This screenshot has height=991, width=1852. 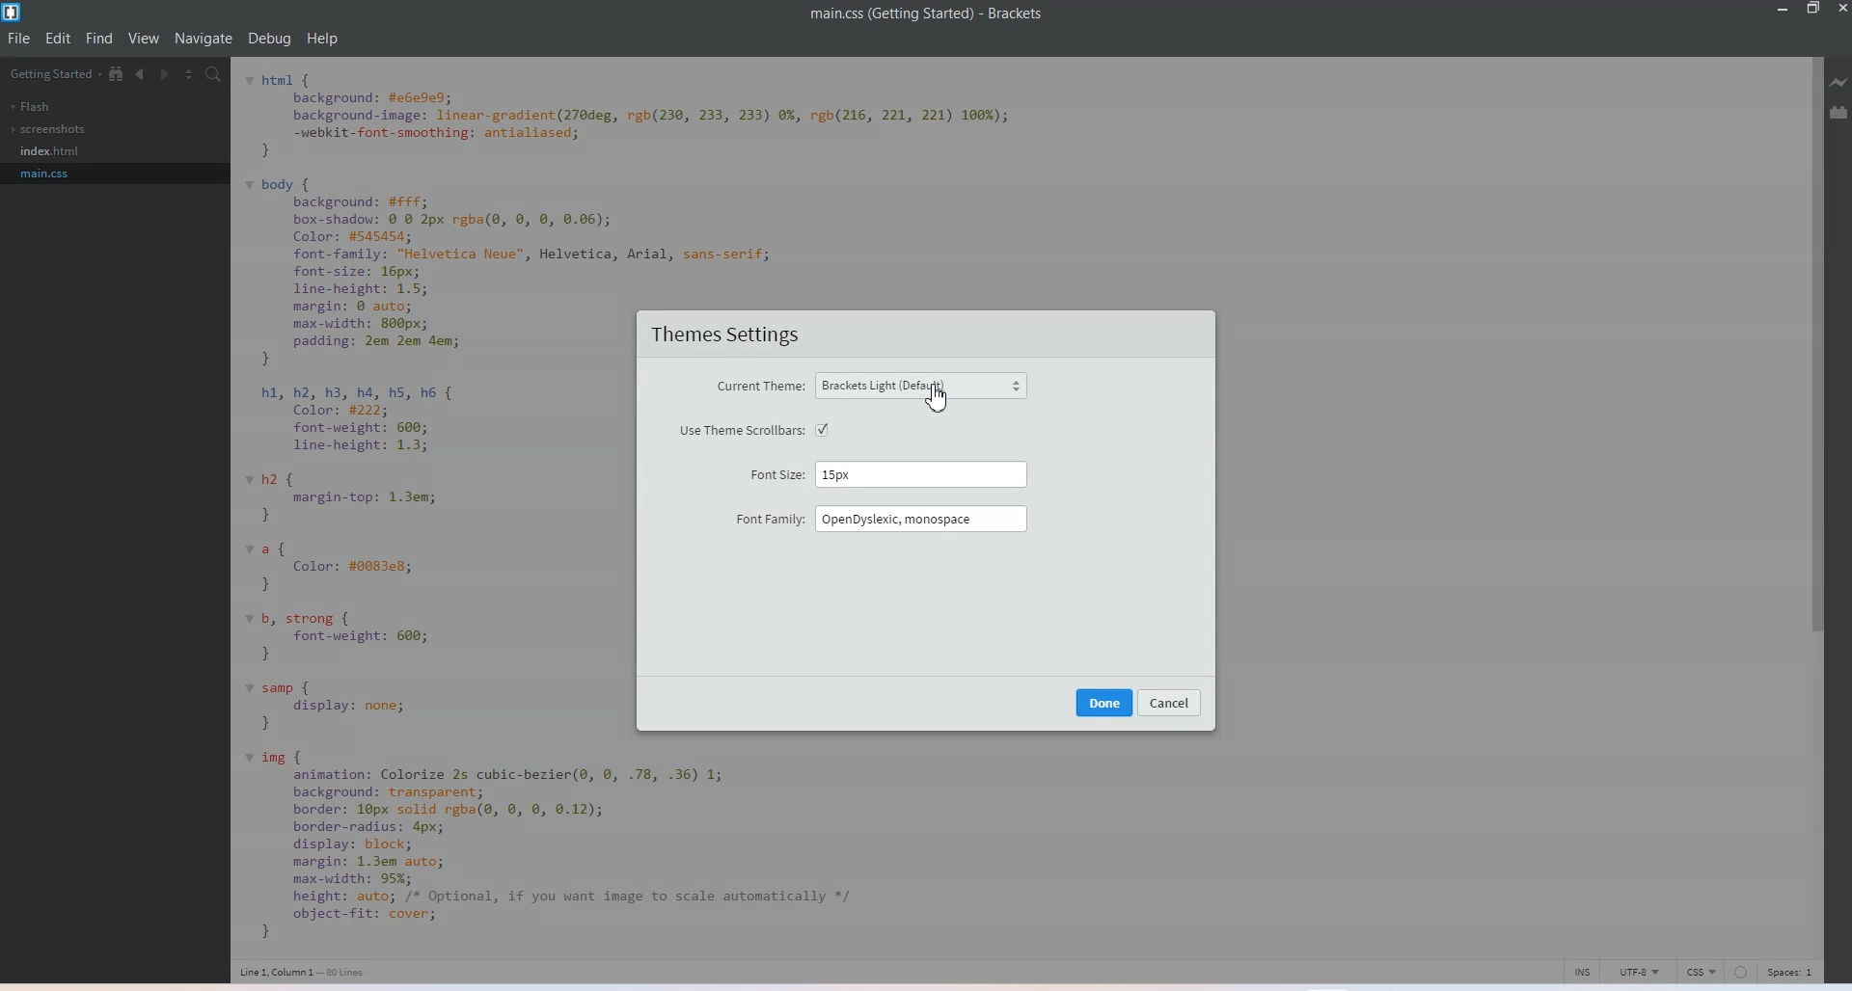 I want to click on Text 1, so click(x=927, y=14).